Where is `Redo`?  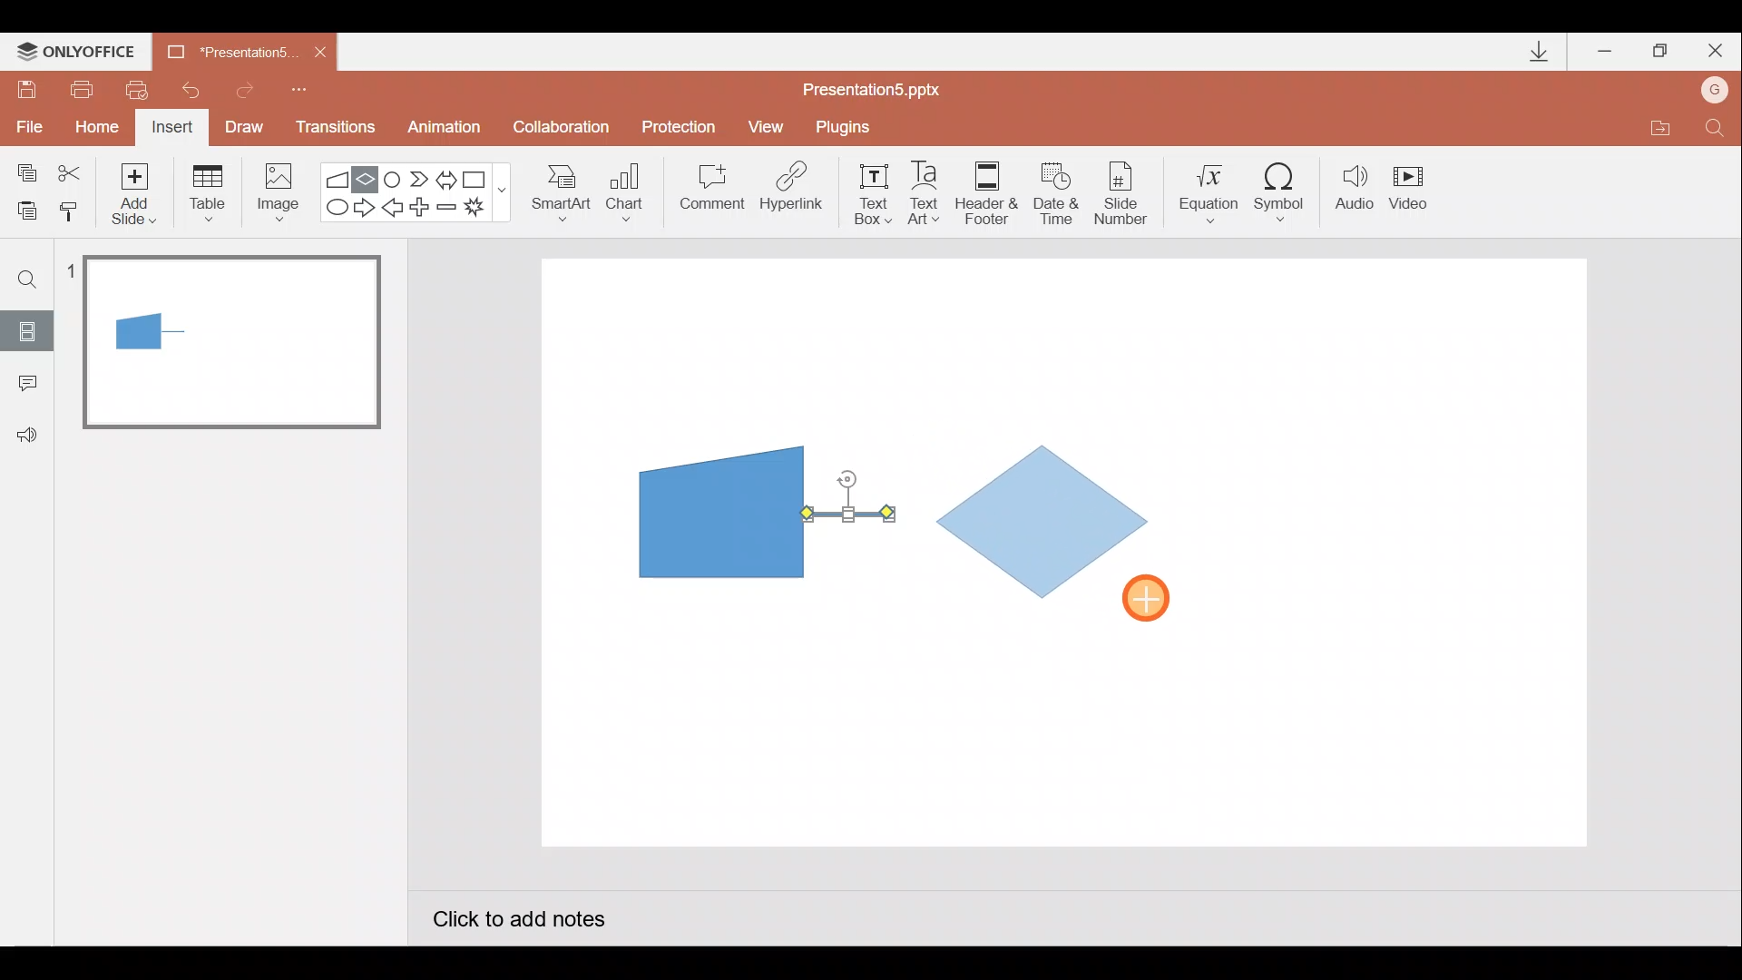
Redo is located at coordinates (246, 87).